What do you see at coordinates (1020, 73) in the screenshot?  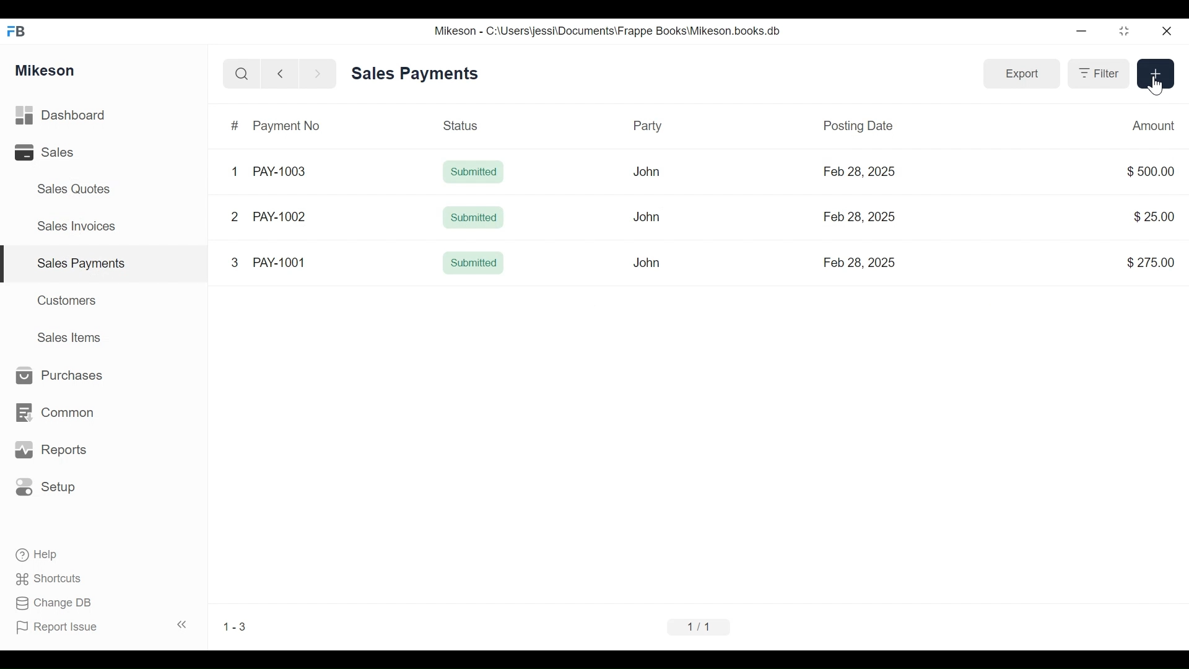 I see `Export` at bounding box center [1020, 73].